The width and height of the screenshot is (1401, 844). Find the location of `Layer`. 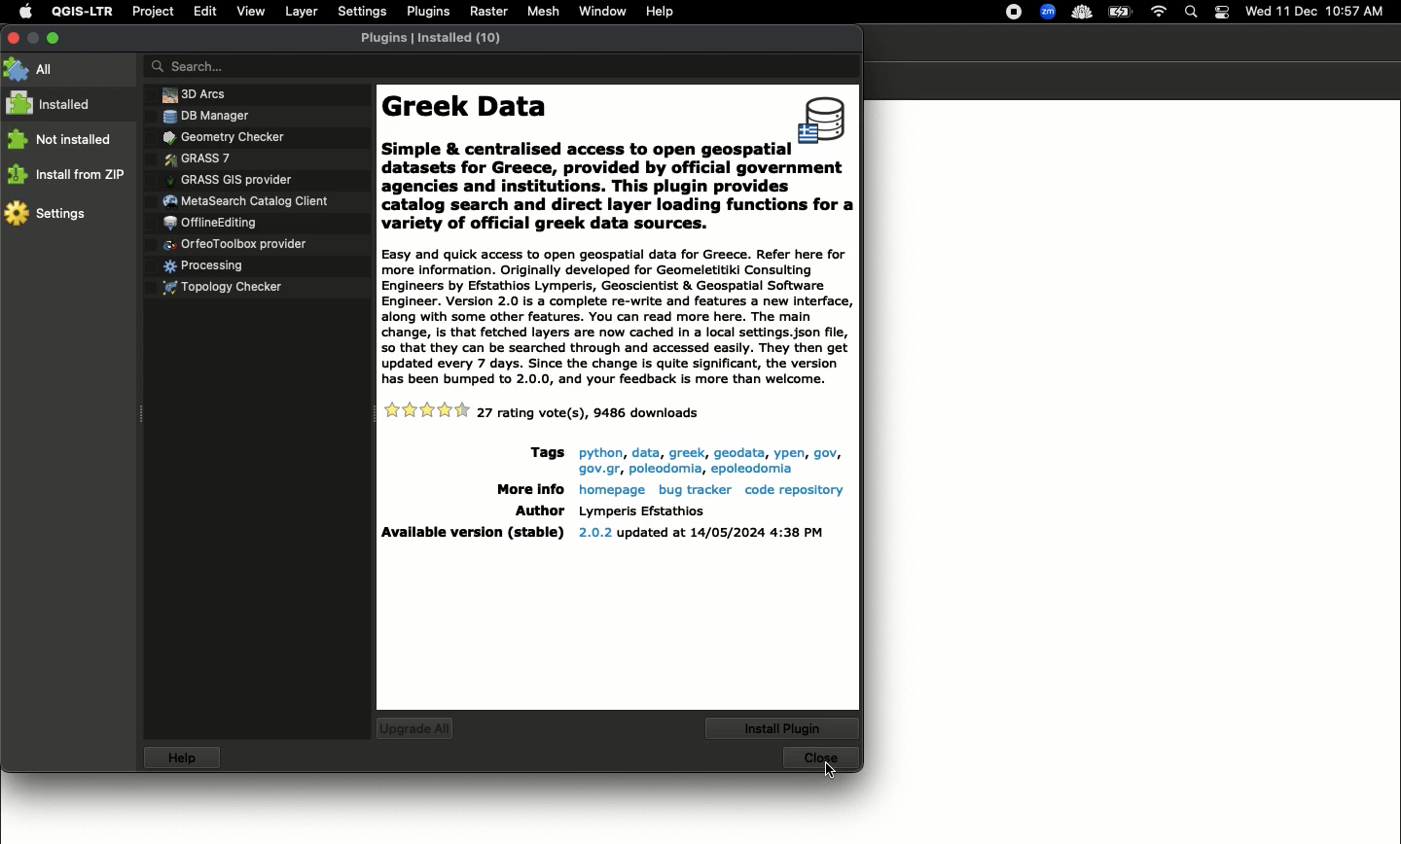

Layer is located at coordinates (301, 12).